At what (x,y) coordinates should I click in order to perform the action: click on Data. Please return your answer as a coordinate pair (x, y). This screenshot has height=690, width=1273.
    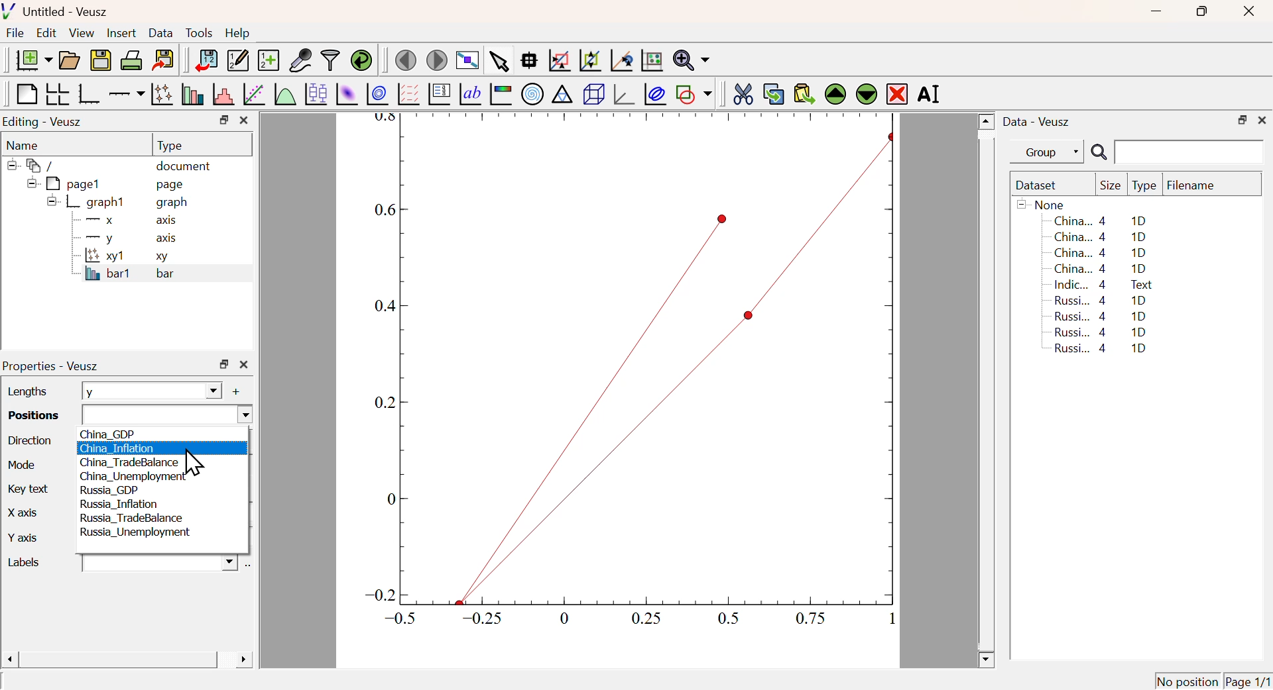
    Looking at the image, I should click on (160, 32).